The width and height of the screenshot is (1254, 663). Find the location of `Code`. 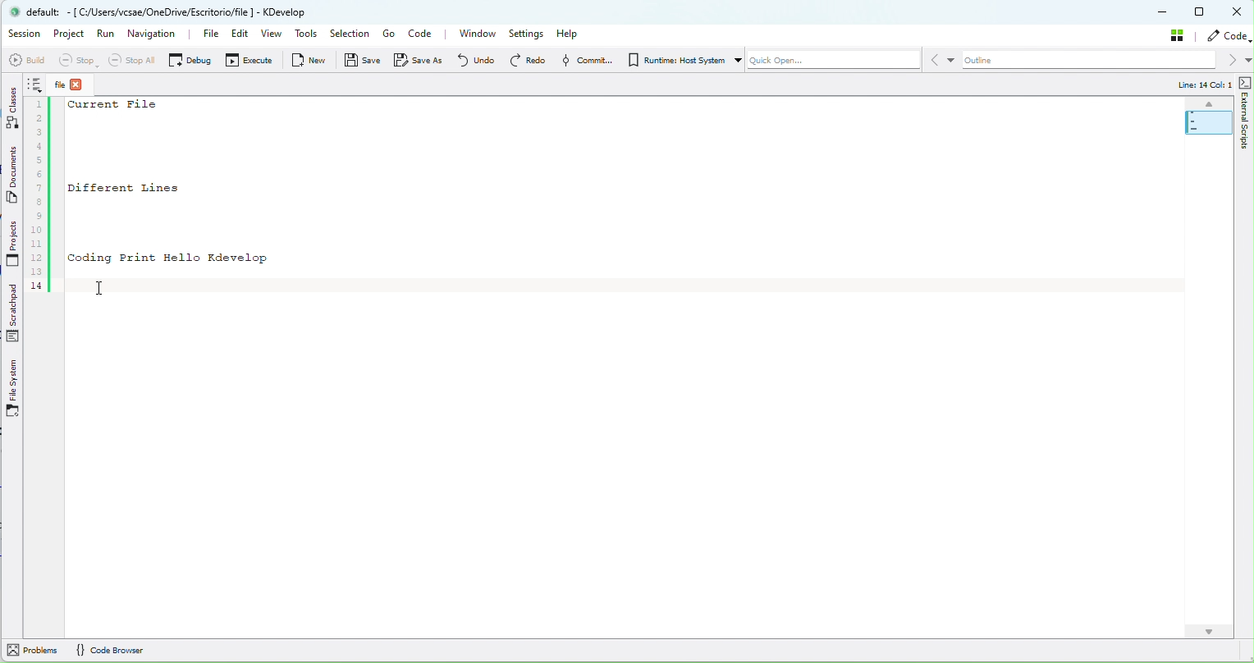

Code is located at coordinates (424, 35).